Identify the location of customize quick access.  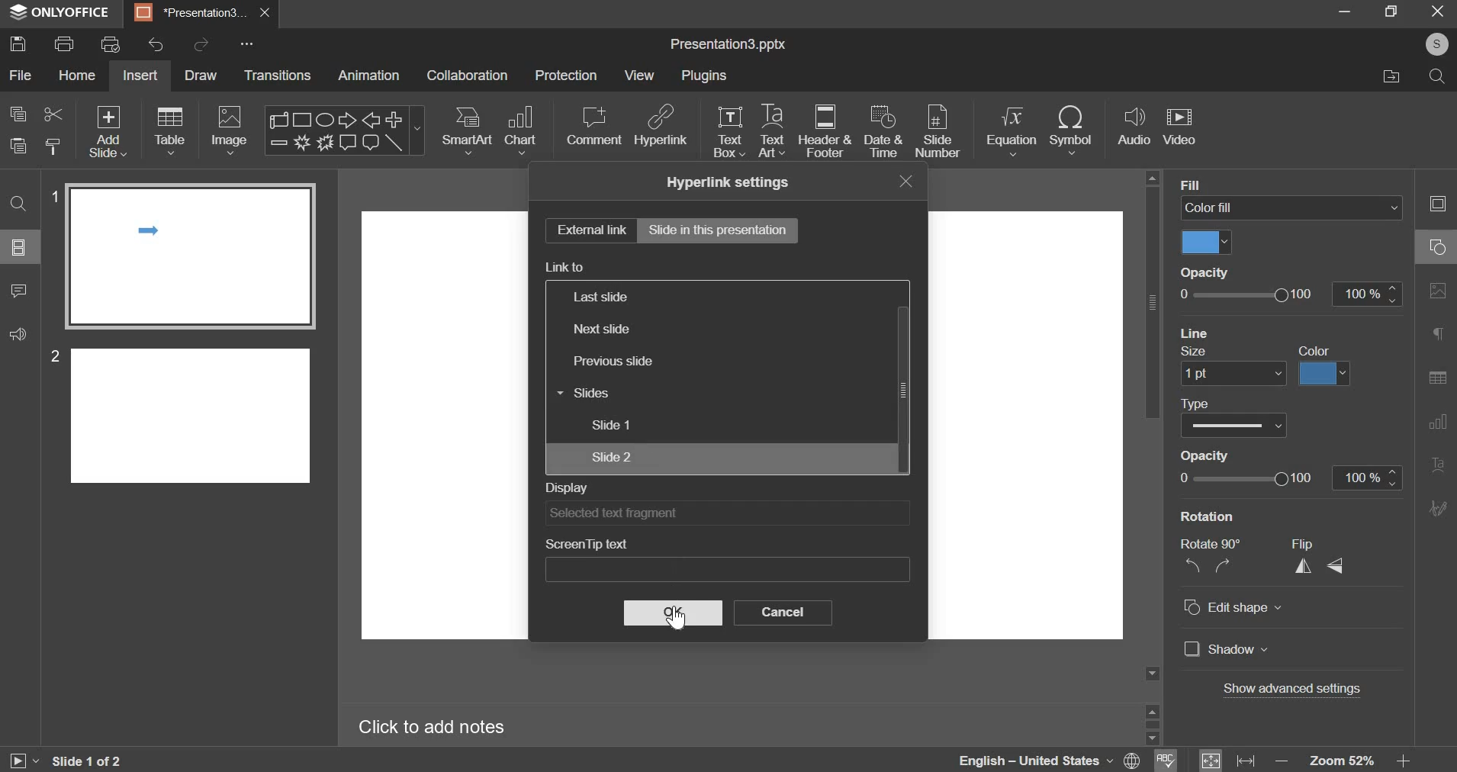
(247, 43).